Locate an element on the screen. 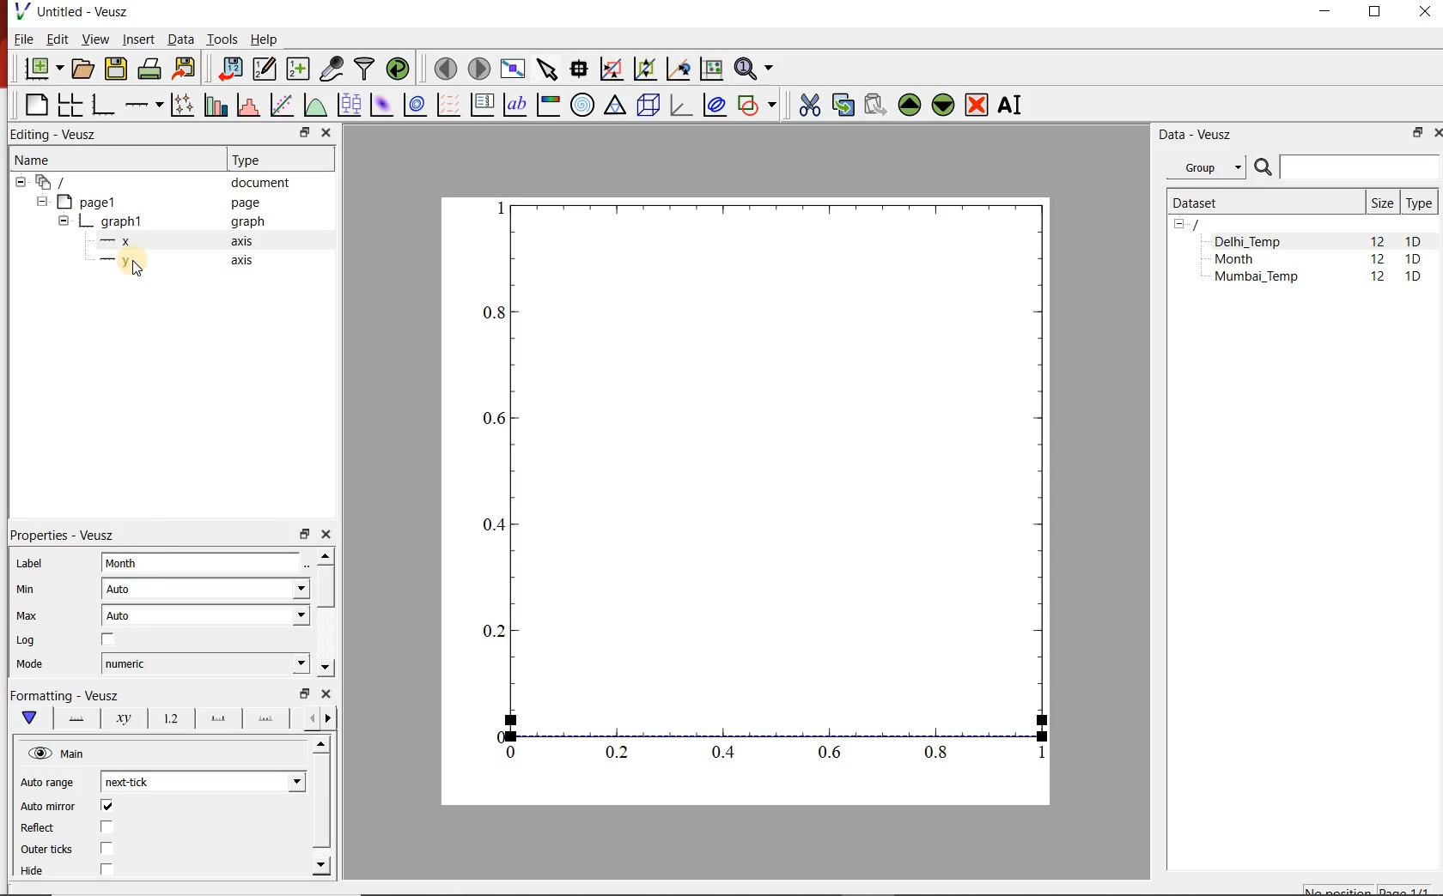 Image resolution: width=1443 pixels, height=896 pixels. select items from the graph or scroll is located at coordinates (549, 70).